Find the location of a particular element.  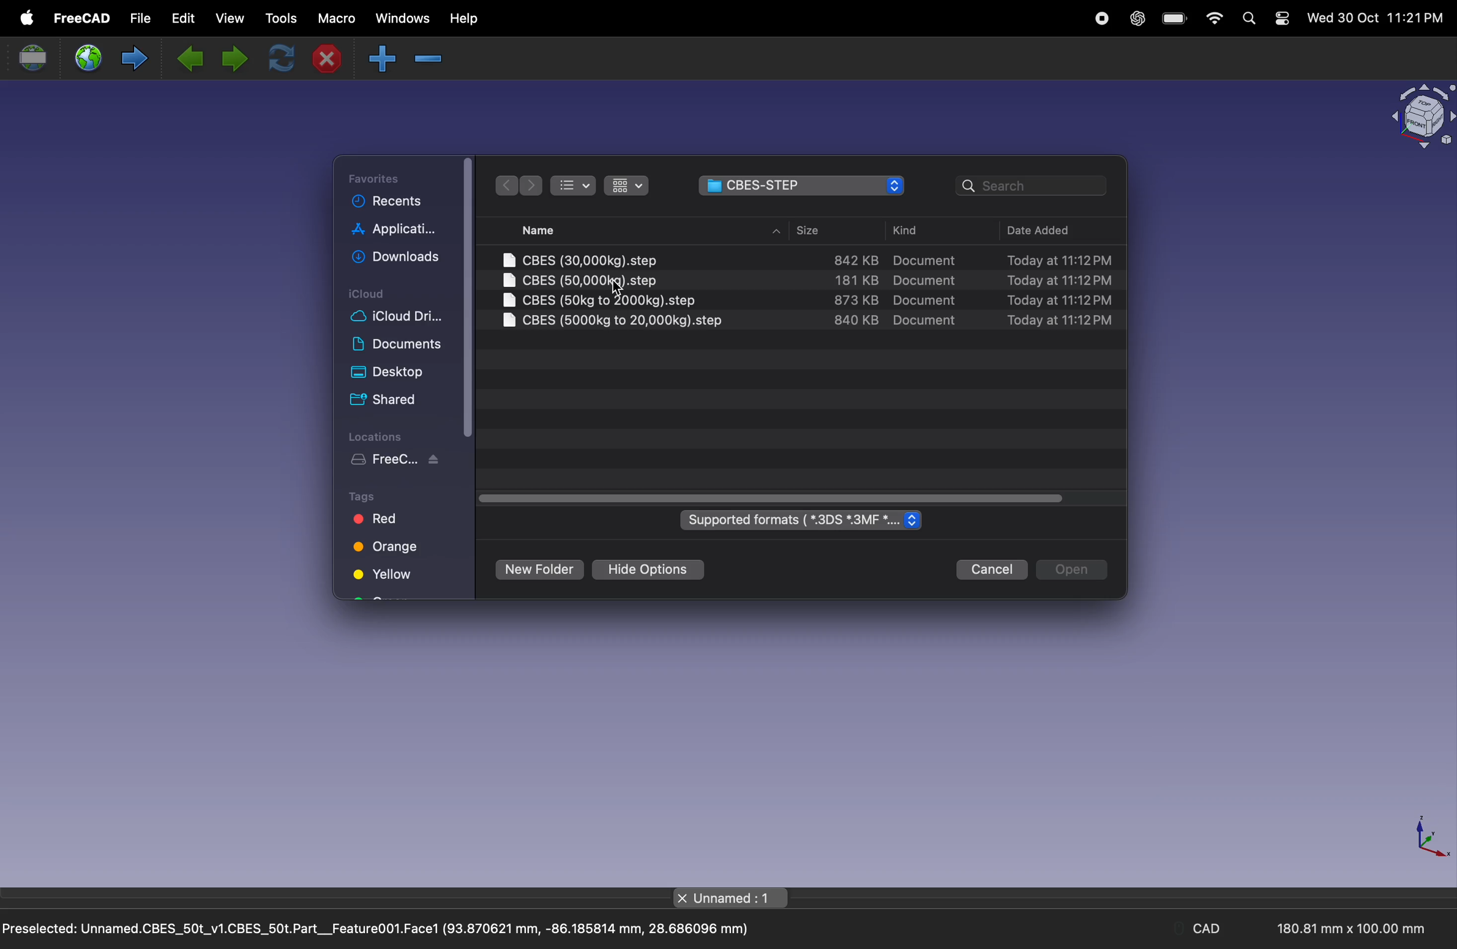

red is located at coordinates (377, 521).